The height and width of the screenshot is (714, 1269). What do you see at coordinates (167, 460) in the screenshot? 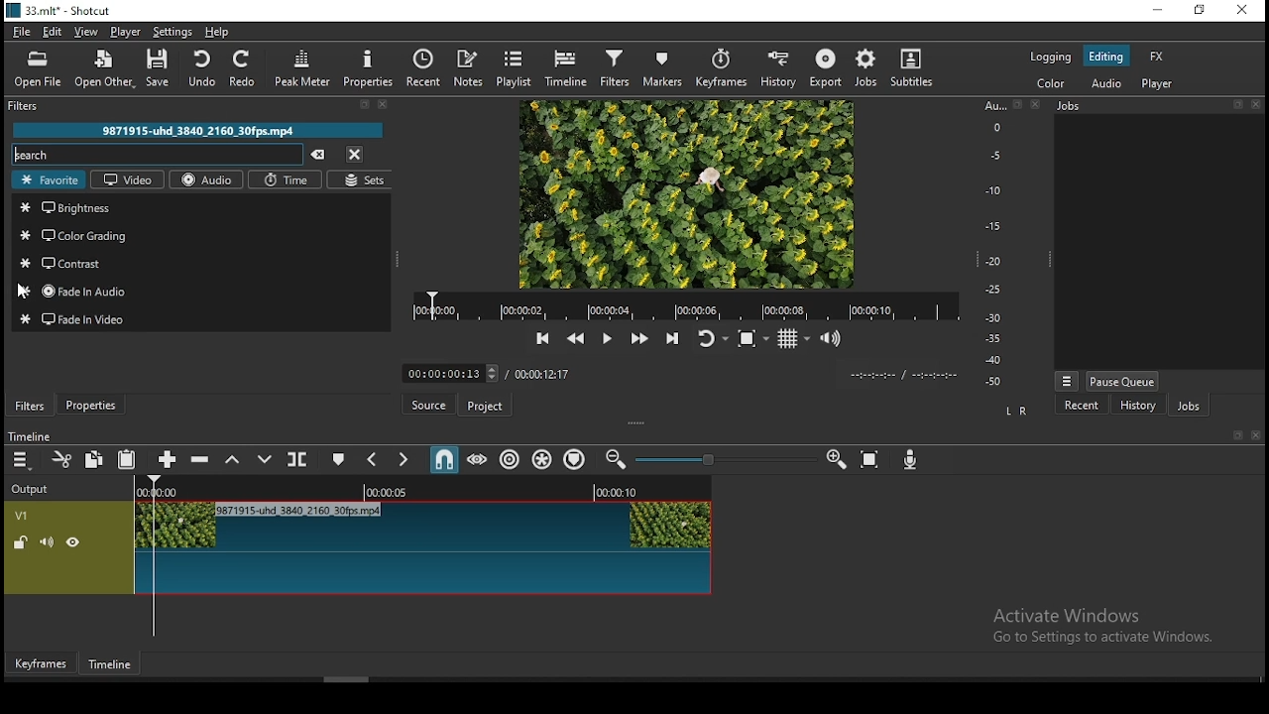
I see `append` at bounding box center [167, 460].